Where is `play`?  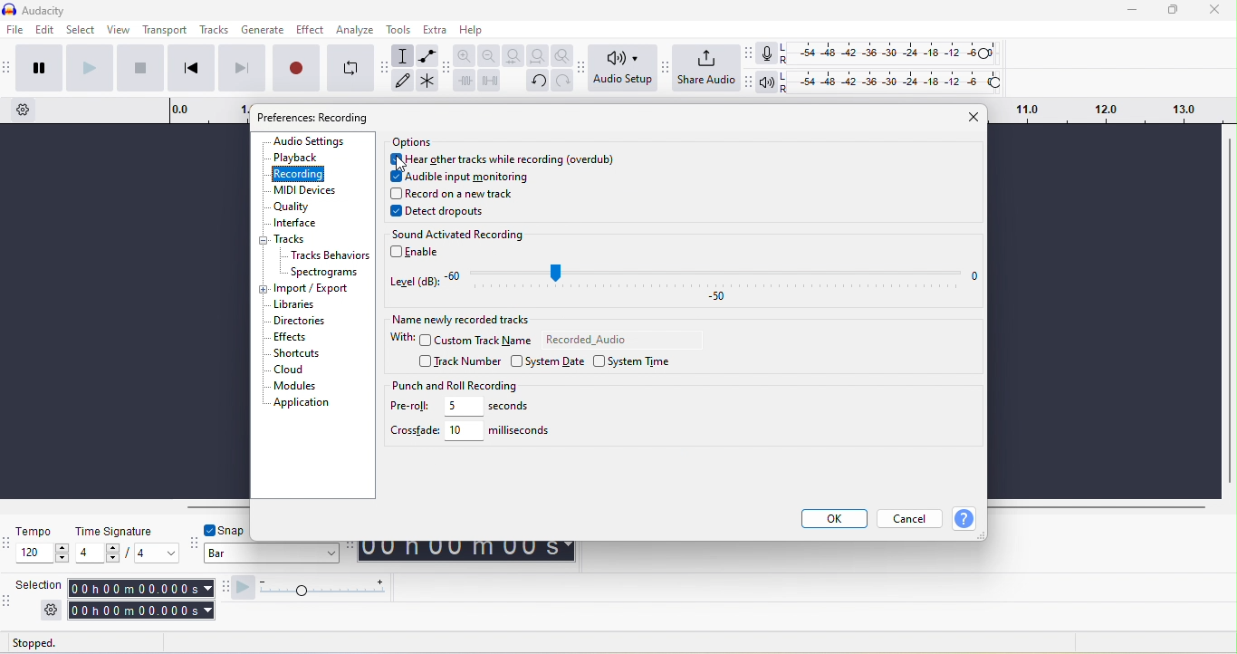
play is located at coordinates (94, 68).